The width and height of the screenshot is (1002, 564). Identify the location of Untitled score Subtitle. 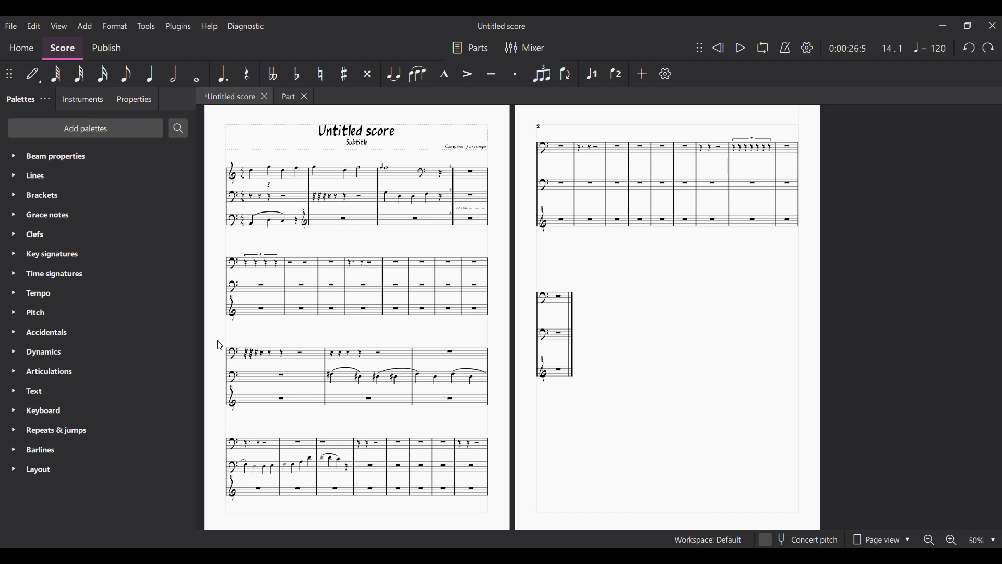
(366, 135).